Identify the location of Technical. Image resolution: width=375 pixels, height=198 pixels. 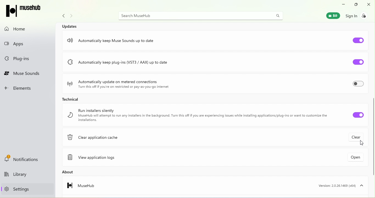
(69, 98).